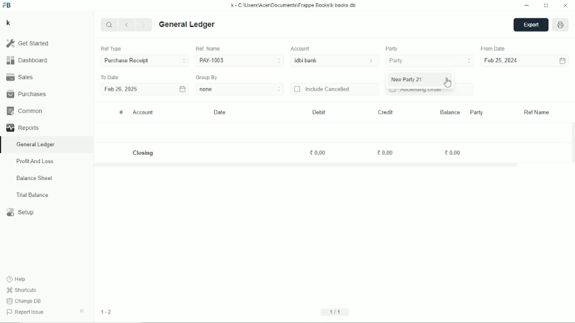 This screenshot has height=323, width=575. What do you see at coordinates (546, 6) in the screenshot?
I see `Toggle between form and full width` at bounding box center [546, 6].